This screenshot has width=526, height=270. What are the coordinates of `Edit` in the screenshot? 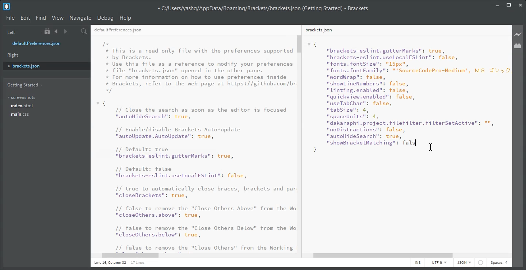 It's located at (25, 18).